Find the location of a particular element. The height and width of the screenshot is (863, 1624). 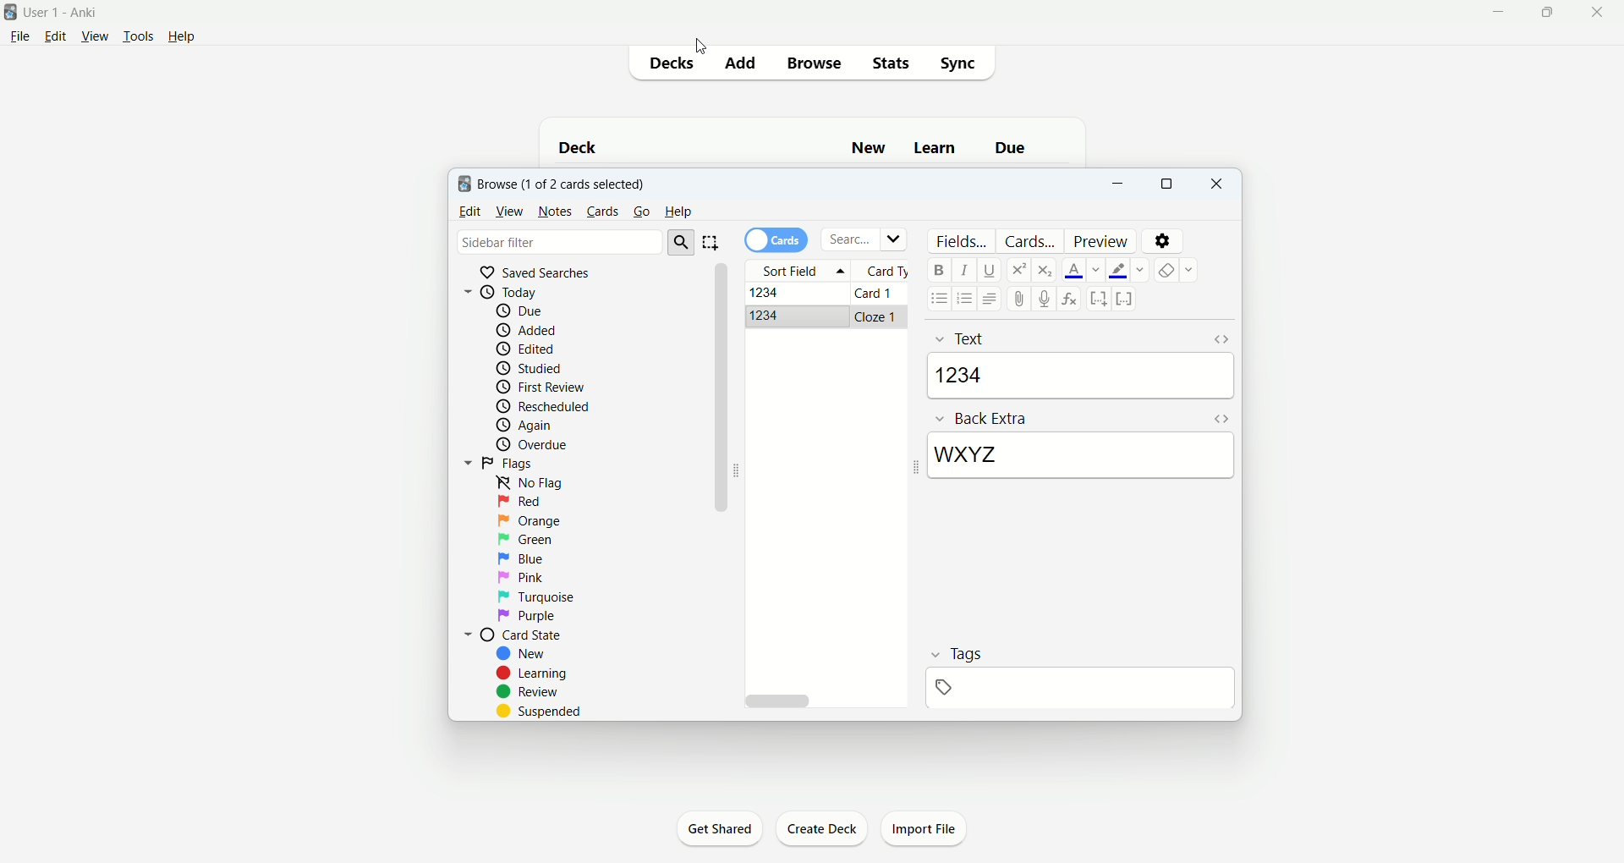

logo is located at coordinates (463, 185).